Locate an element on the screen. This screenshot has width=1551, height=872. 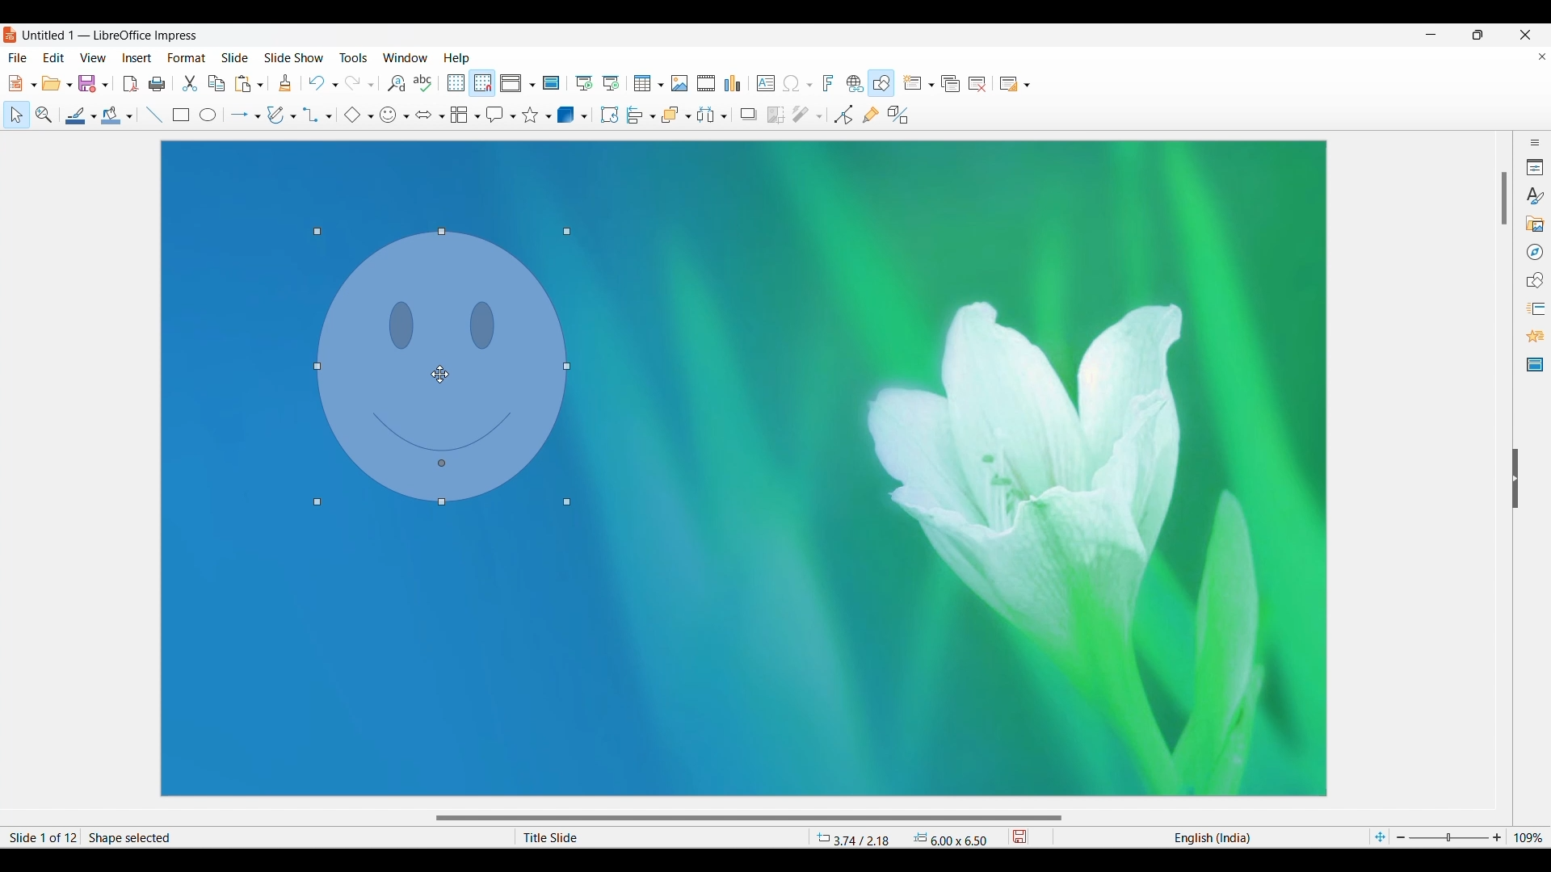
Redo specific action is located at coordinates (371, 86).